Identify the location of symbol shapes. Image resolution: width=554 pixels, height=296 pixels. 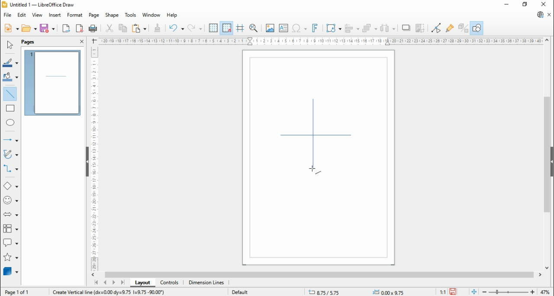
(10, 200).